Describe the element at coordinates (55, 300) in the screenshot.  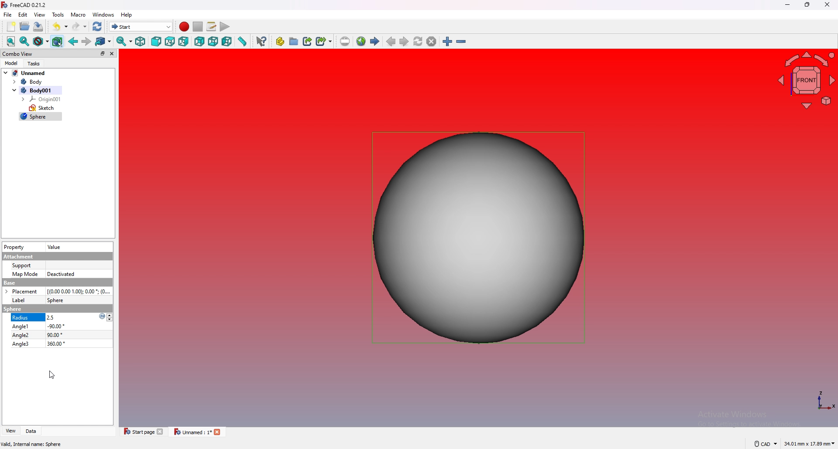
I see `sphere` at that location.